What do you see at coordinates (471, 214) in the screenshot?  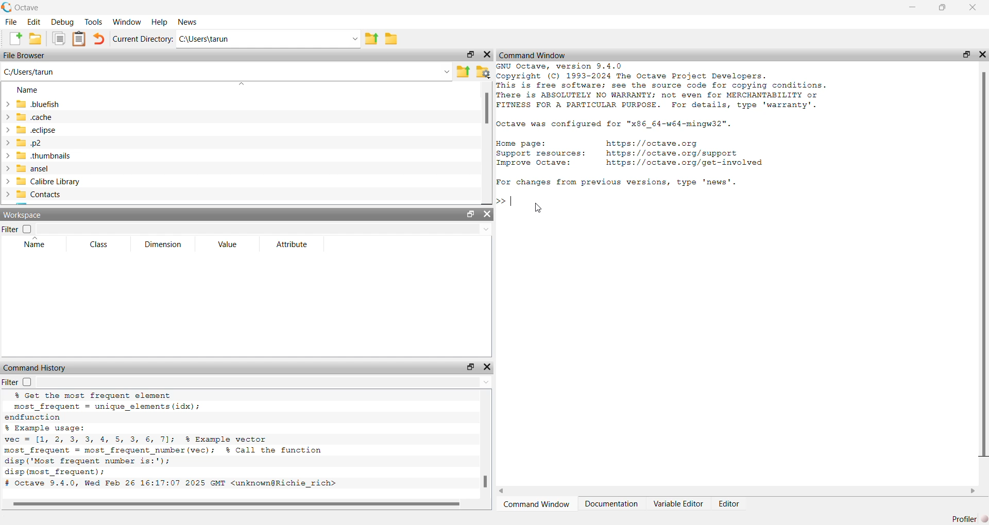 I see `Undock Widget` at bounding box center [471, 214].